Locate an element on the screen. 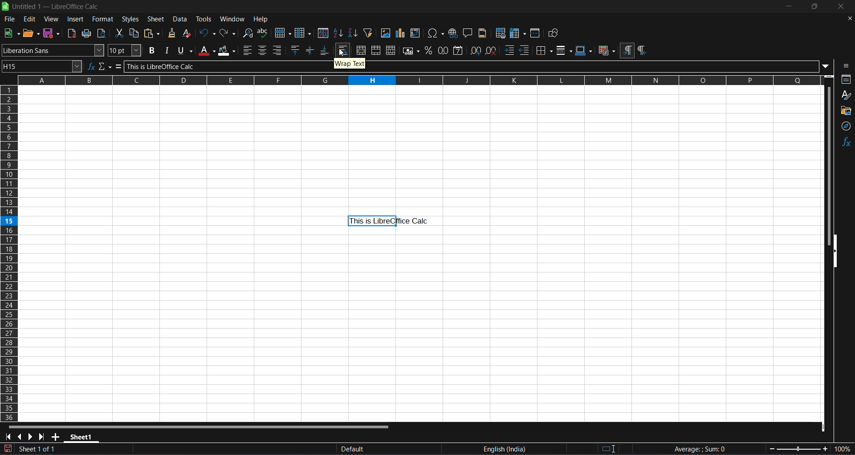  print is located at coordinates (86, 33).